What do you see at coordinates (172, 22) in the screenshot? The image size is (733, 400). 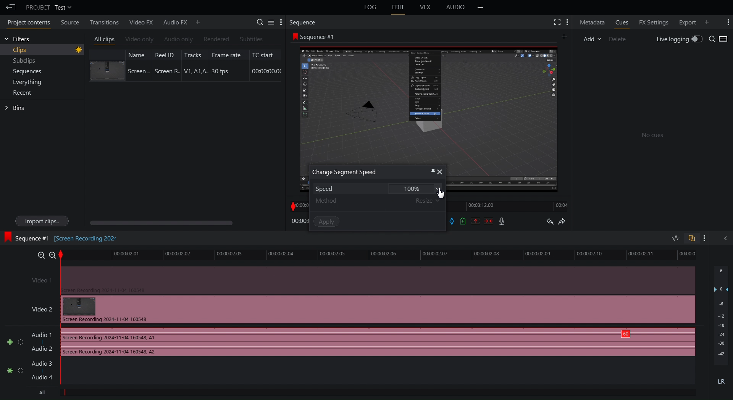 I see `Audio FX` at bounding box center [172, 22].